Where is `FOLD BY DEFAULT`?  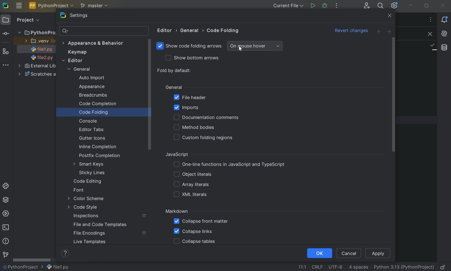 FOLD BY DEFAULT is located at coordinates (175, 71).